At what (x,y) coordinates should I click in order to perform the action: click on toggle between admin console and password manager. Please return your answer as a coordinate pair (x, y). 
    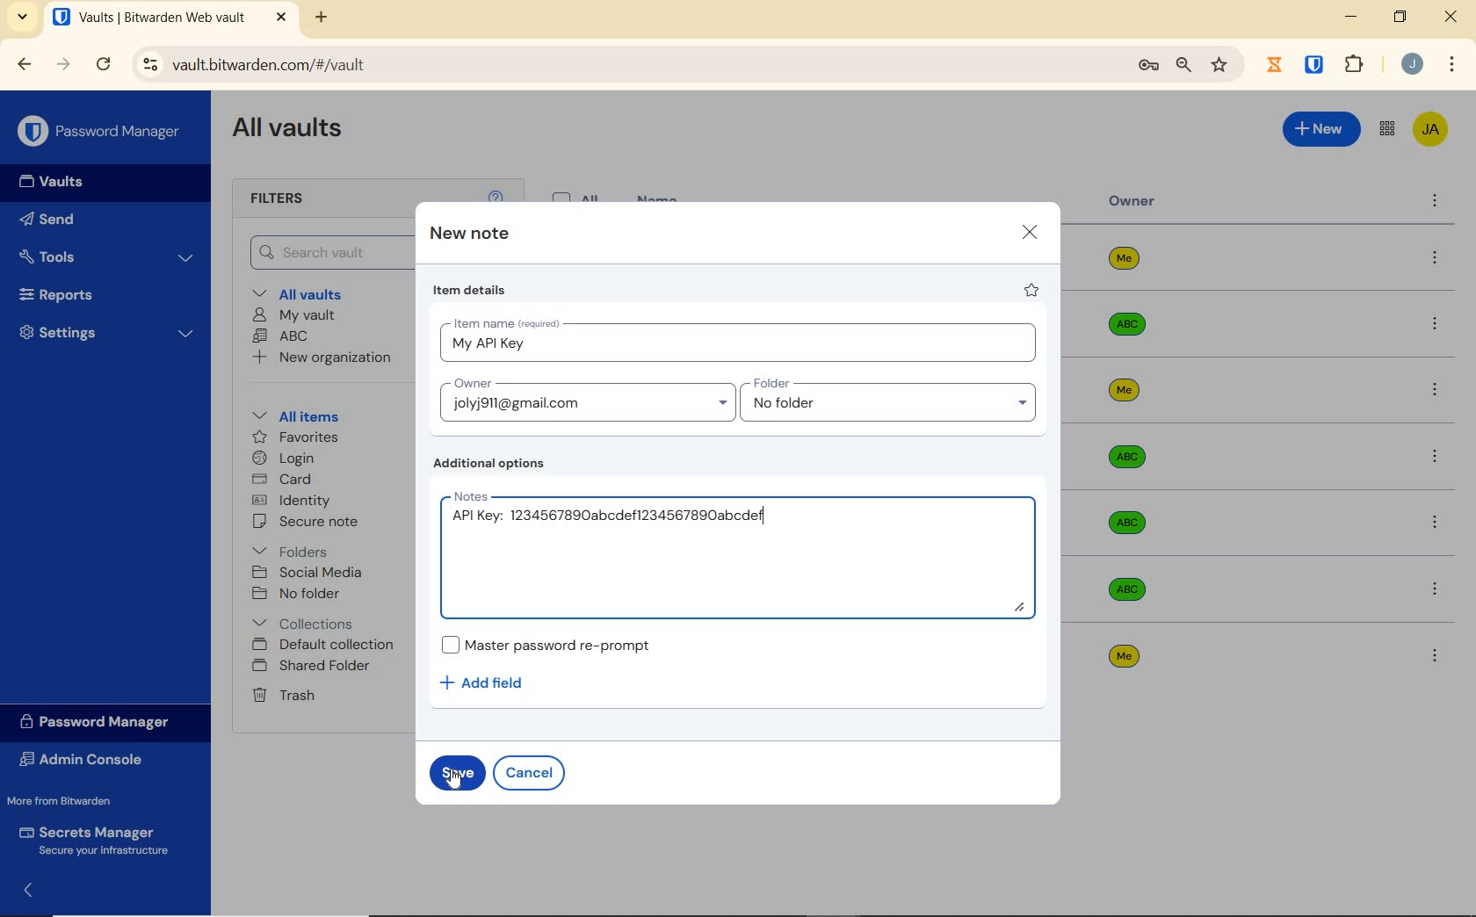
    Looking at the image, I should click on (1386, 129).